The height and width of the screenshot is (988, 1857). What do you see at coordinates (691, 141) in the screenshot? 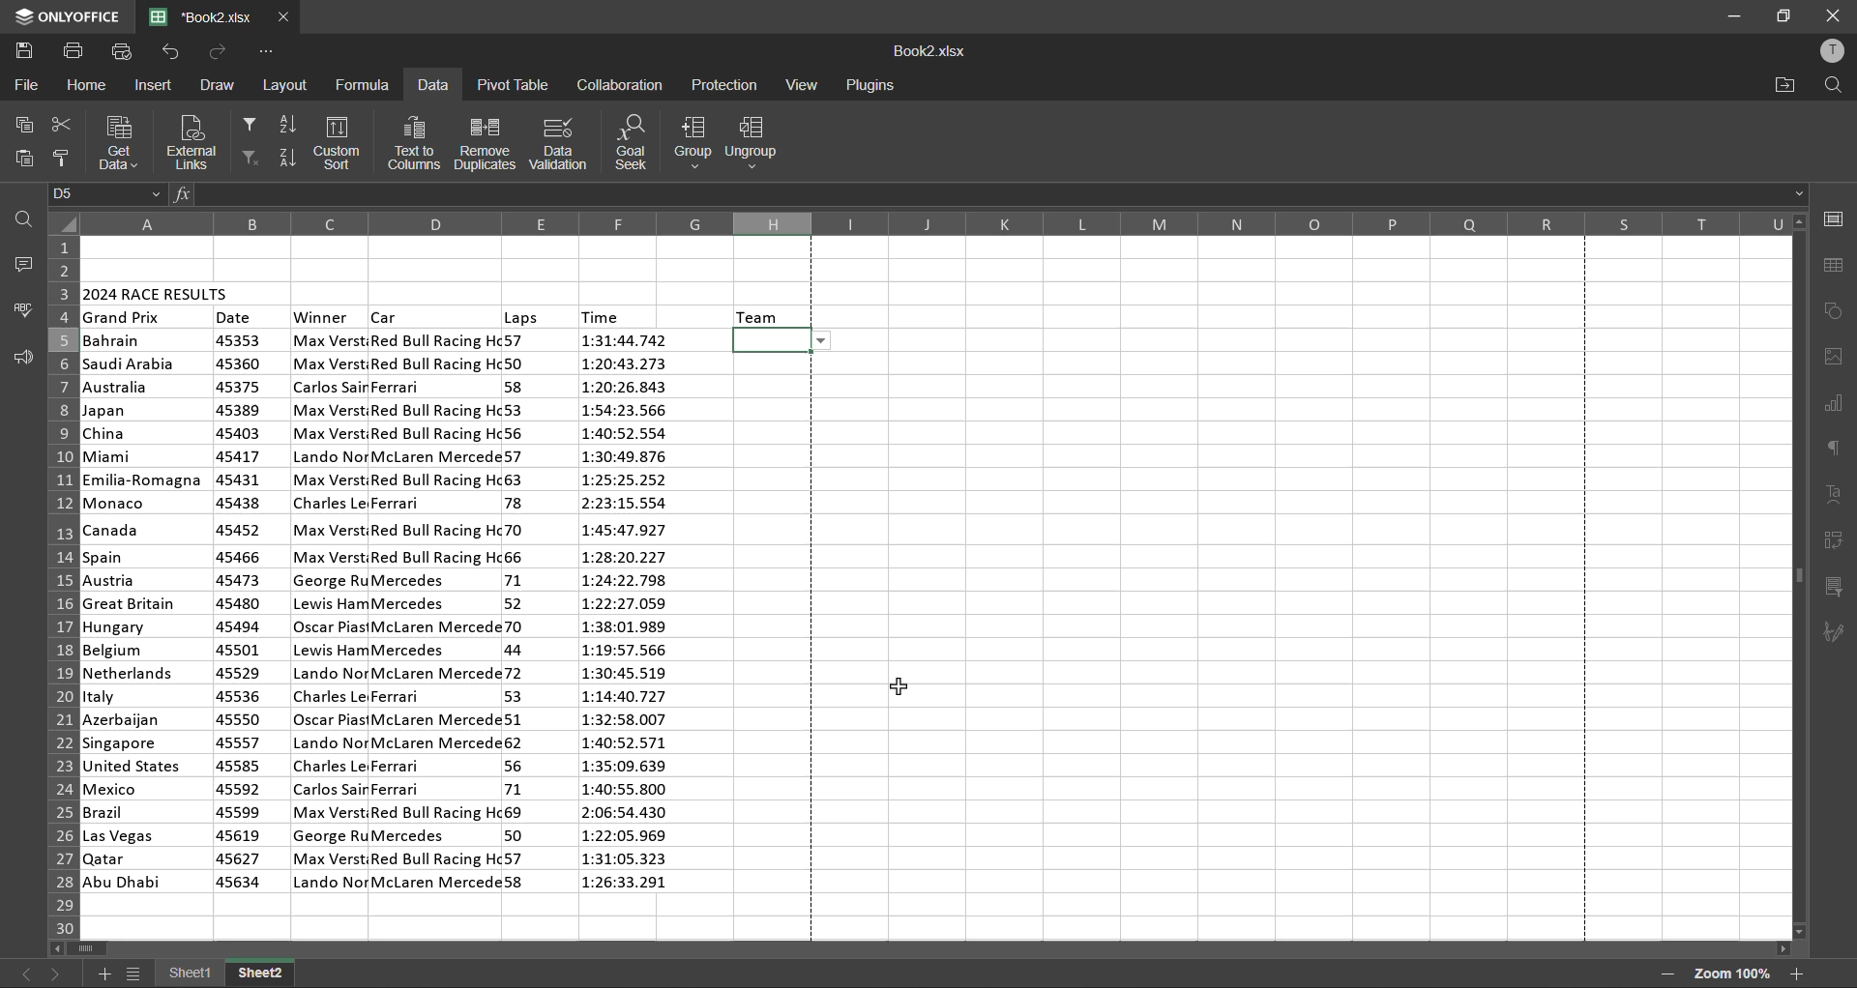
I see `group` at bounding box center [691, 141].